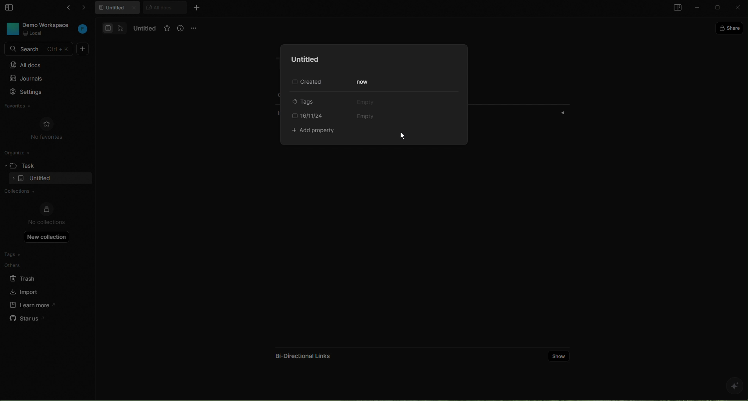 Image resolution: width=748 pixels, height=401 pixels. I want to click on untitled, so click(119, 9).